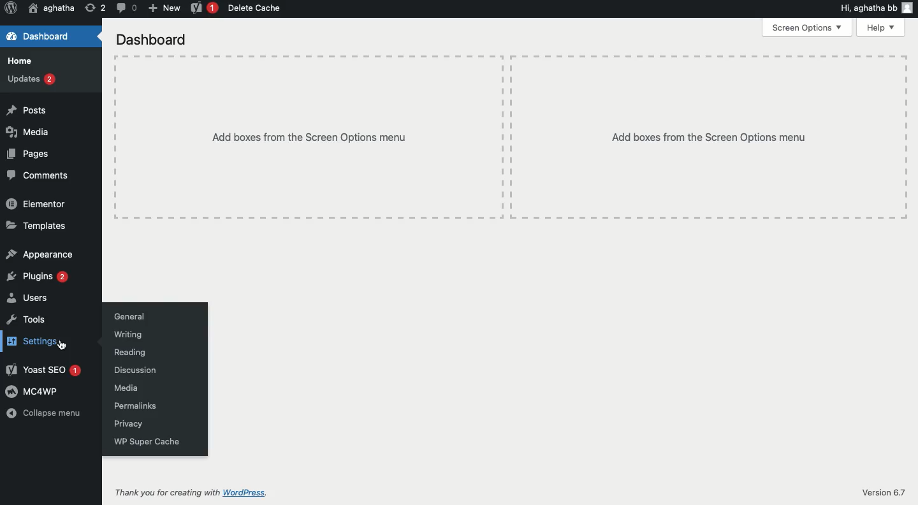  Describe the element at coordinates (129, 316) in the screenshot. I see `General` at that location.